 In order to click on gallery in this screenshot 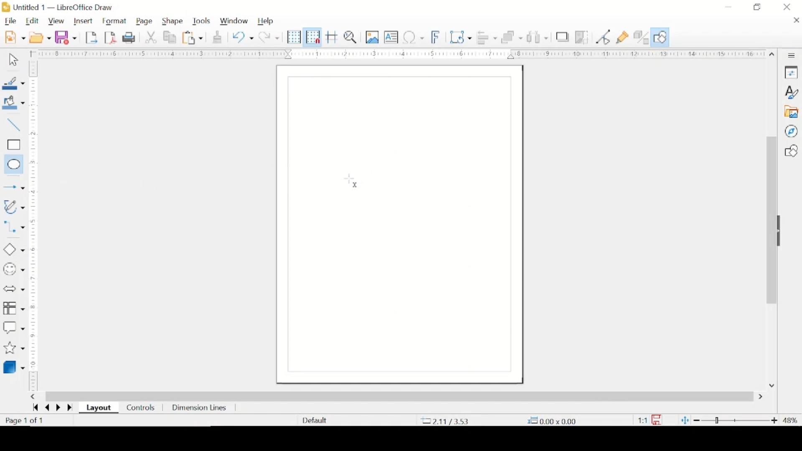, I will do `click(792, 112)`.